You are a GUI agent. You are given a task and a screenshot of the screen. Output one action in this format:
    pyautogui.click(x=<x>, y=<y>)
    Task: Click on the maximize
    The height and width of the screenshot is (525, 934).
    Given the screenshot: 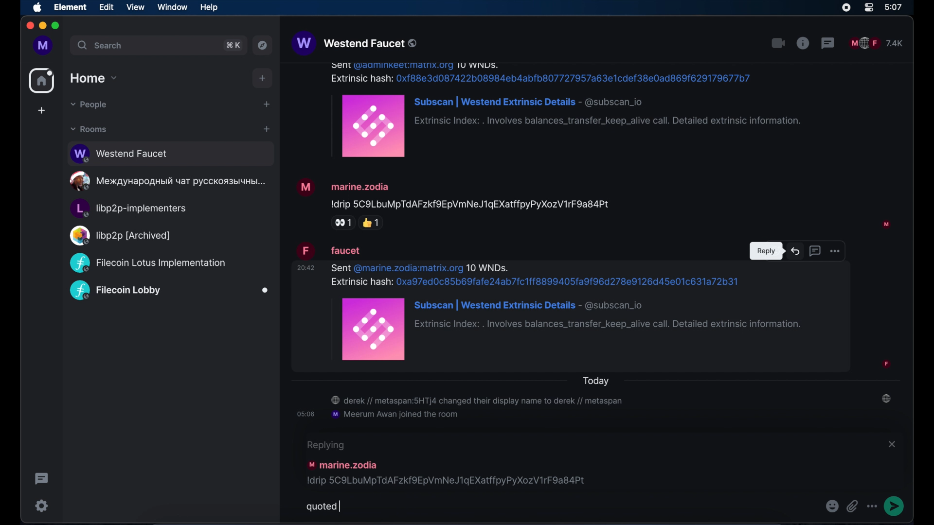 What is the action you would take?
    pyautogui.click(x=56, y=26)
    